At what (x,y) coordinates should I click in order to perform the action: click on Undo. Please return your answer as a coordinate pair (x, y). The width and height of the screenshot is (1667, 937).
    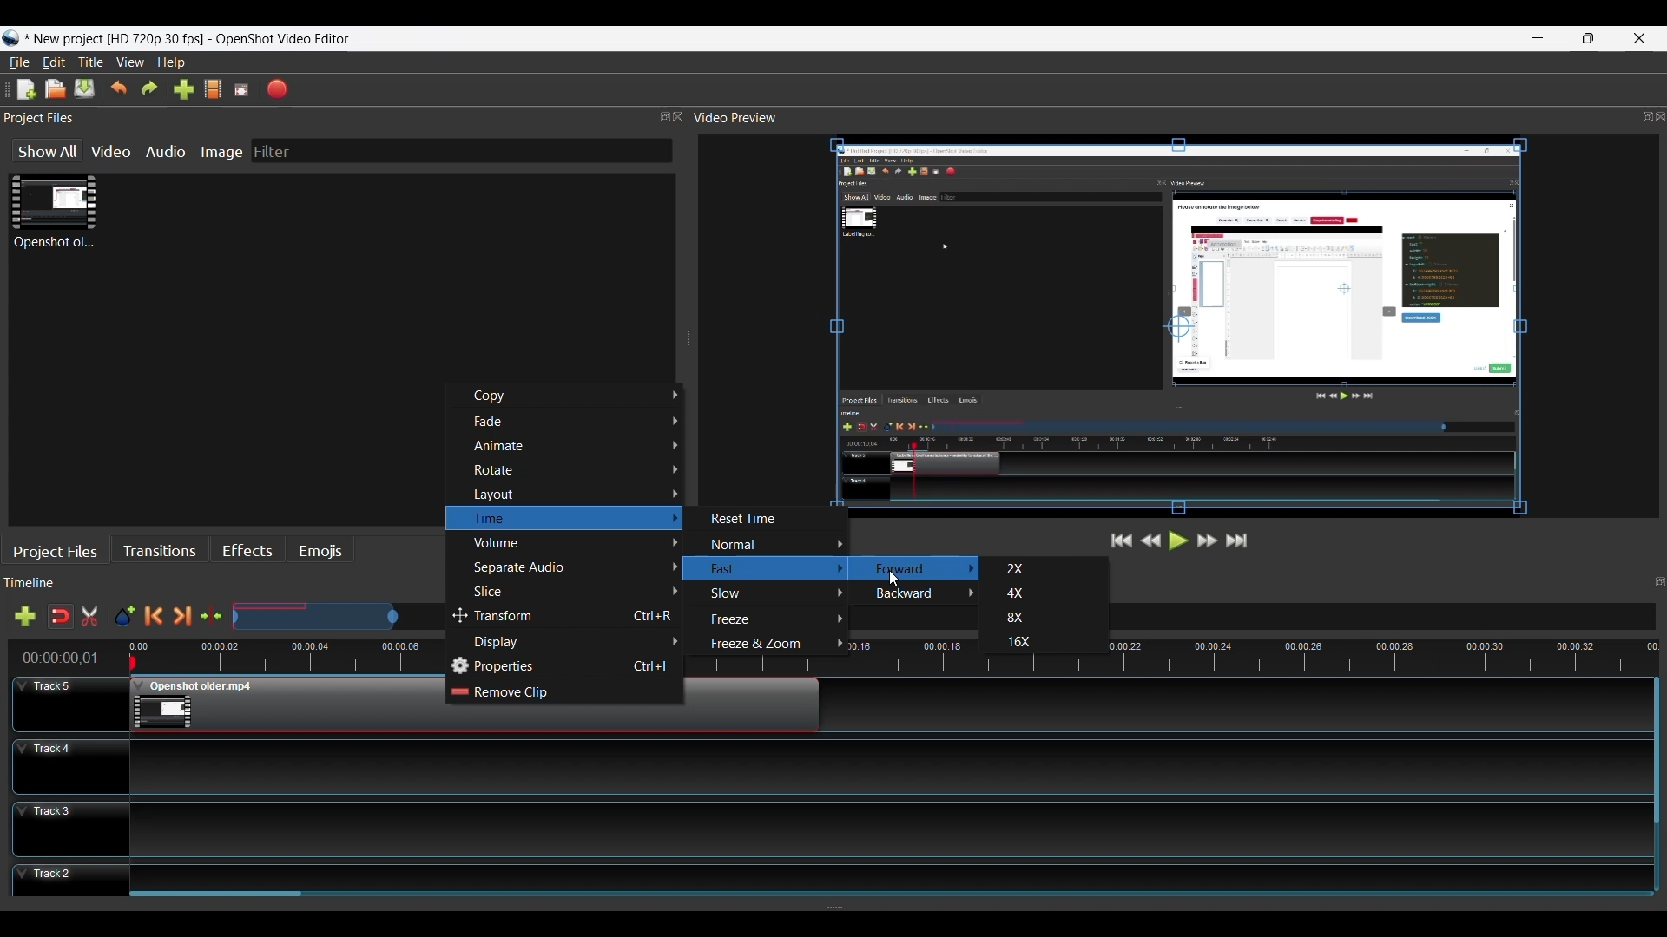
    Looking at the image, I should click on (119, 89).